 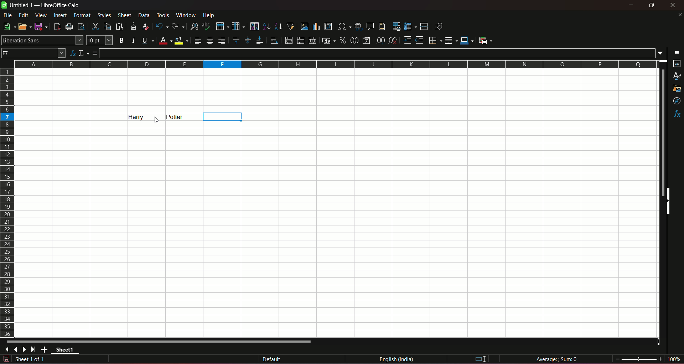 I want to click on merge and center, so click(x=288, y=40).